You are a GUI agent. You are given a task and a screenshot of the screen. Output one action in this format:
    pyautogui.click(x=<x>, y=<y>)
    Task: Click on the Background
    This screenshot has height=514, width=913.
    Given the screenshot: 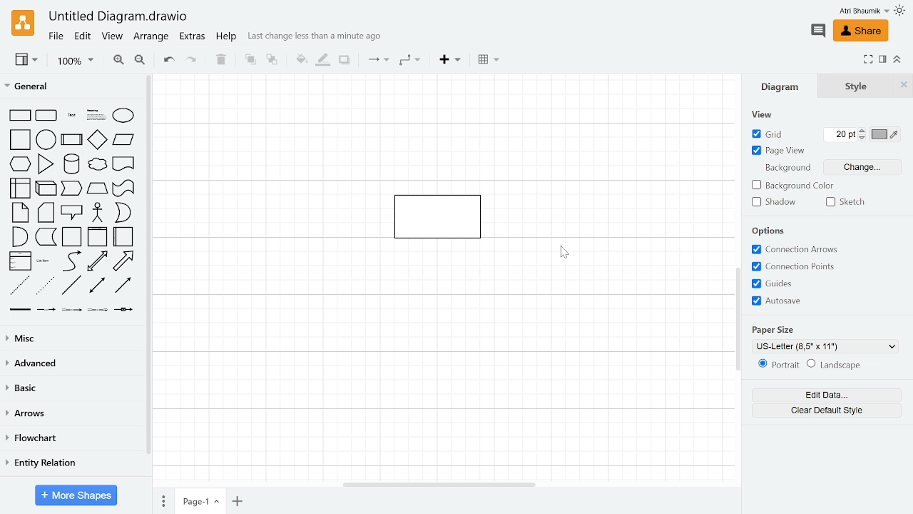 What is the action you would take?
    pyautogui.click(x=787, y=168)
    